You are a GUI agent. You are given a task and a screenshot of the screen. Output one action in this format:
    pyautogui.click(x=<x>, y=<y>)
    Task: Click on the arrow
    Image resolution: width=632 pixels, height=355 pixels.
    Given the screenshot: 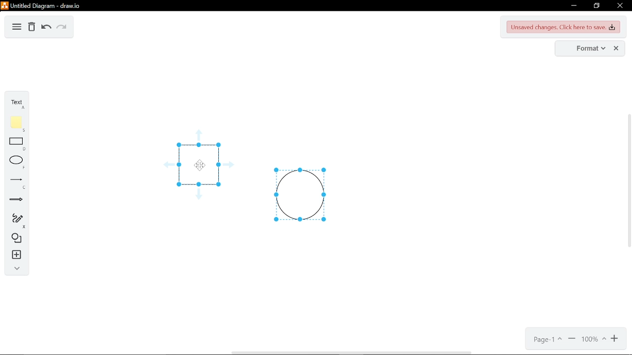 What is the action you would take?
    pyautogui.click(x=15, y=200)
    